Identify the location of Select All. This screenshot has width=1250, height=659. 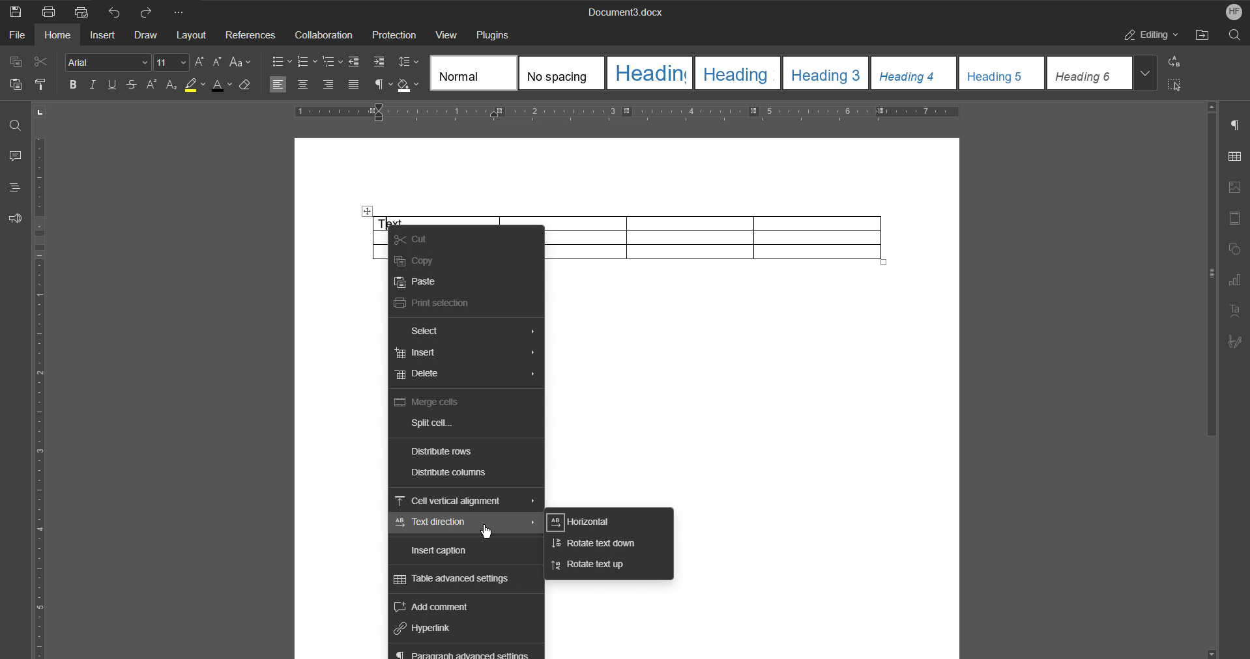
(1178, 84).